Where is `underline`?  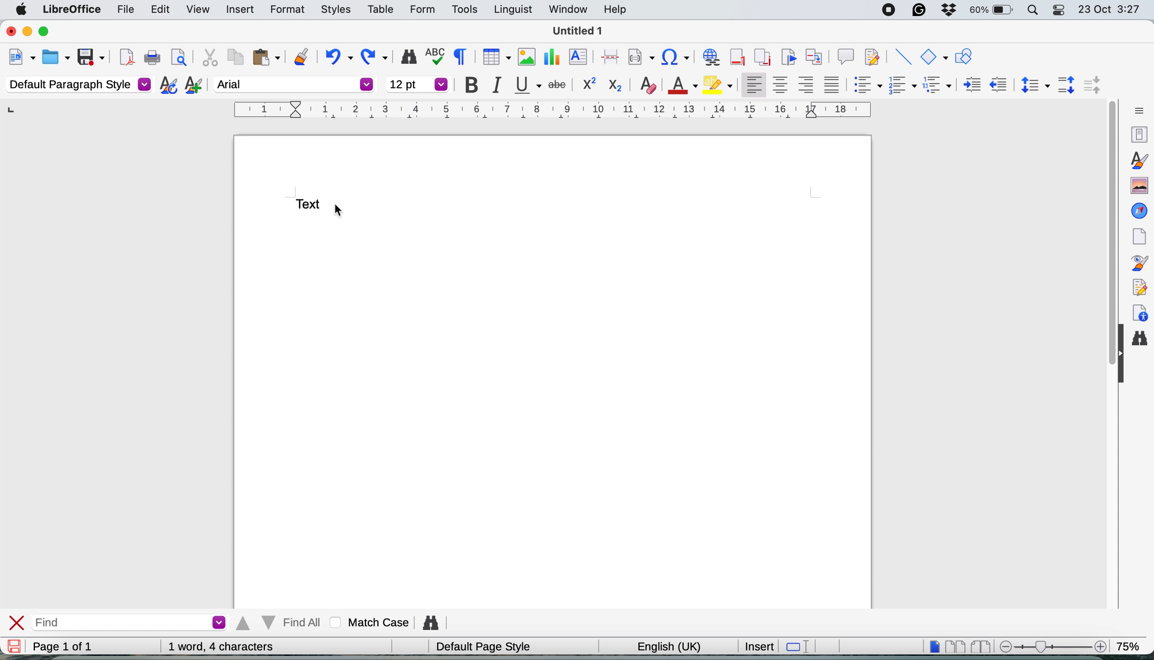 underline is located at coordinates (526, 86).